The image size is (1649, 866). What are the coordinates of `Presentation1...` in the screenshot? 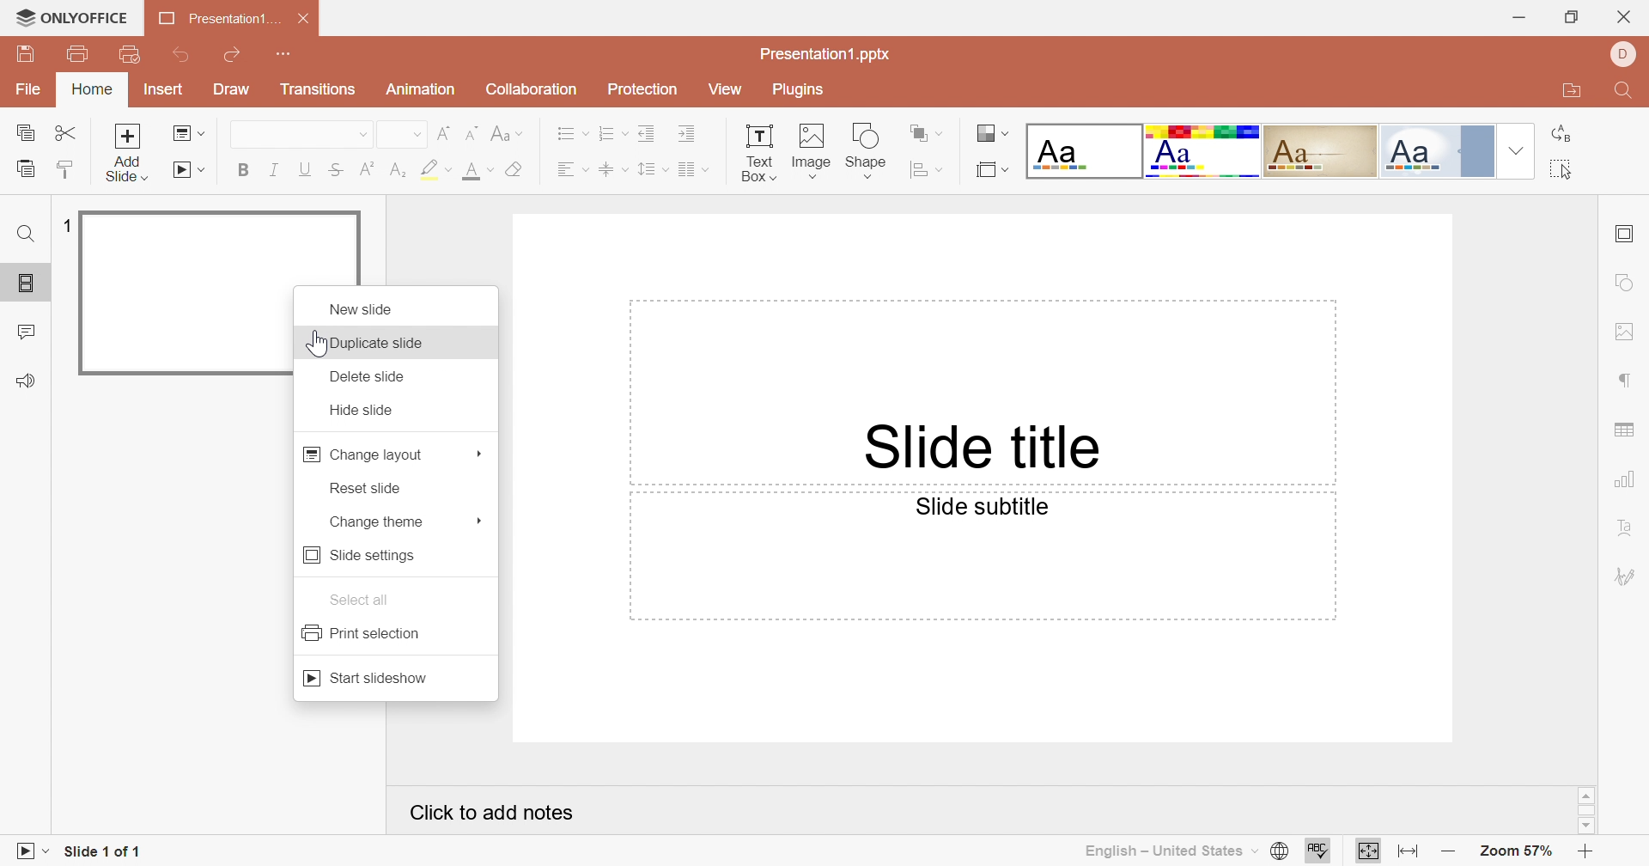 It's located at (219, 18).